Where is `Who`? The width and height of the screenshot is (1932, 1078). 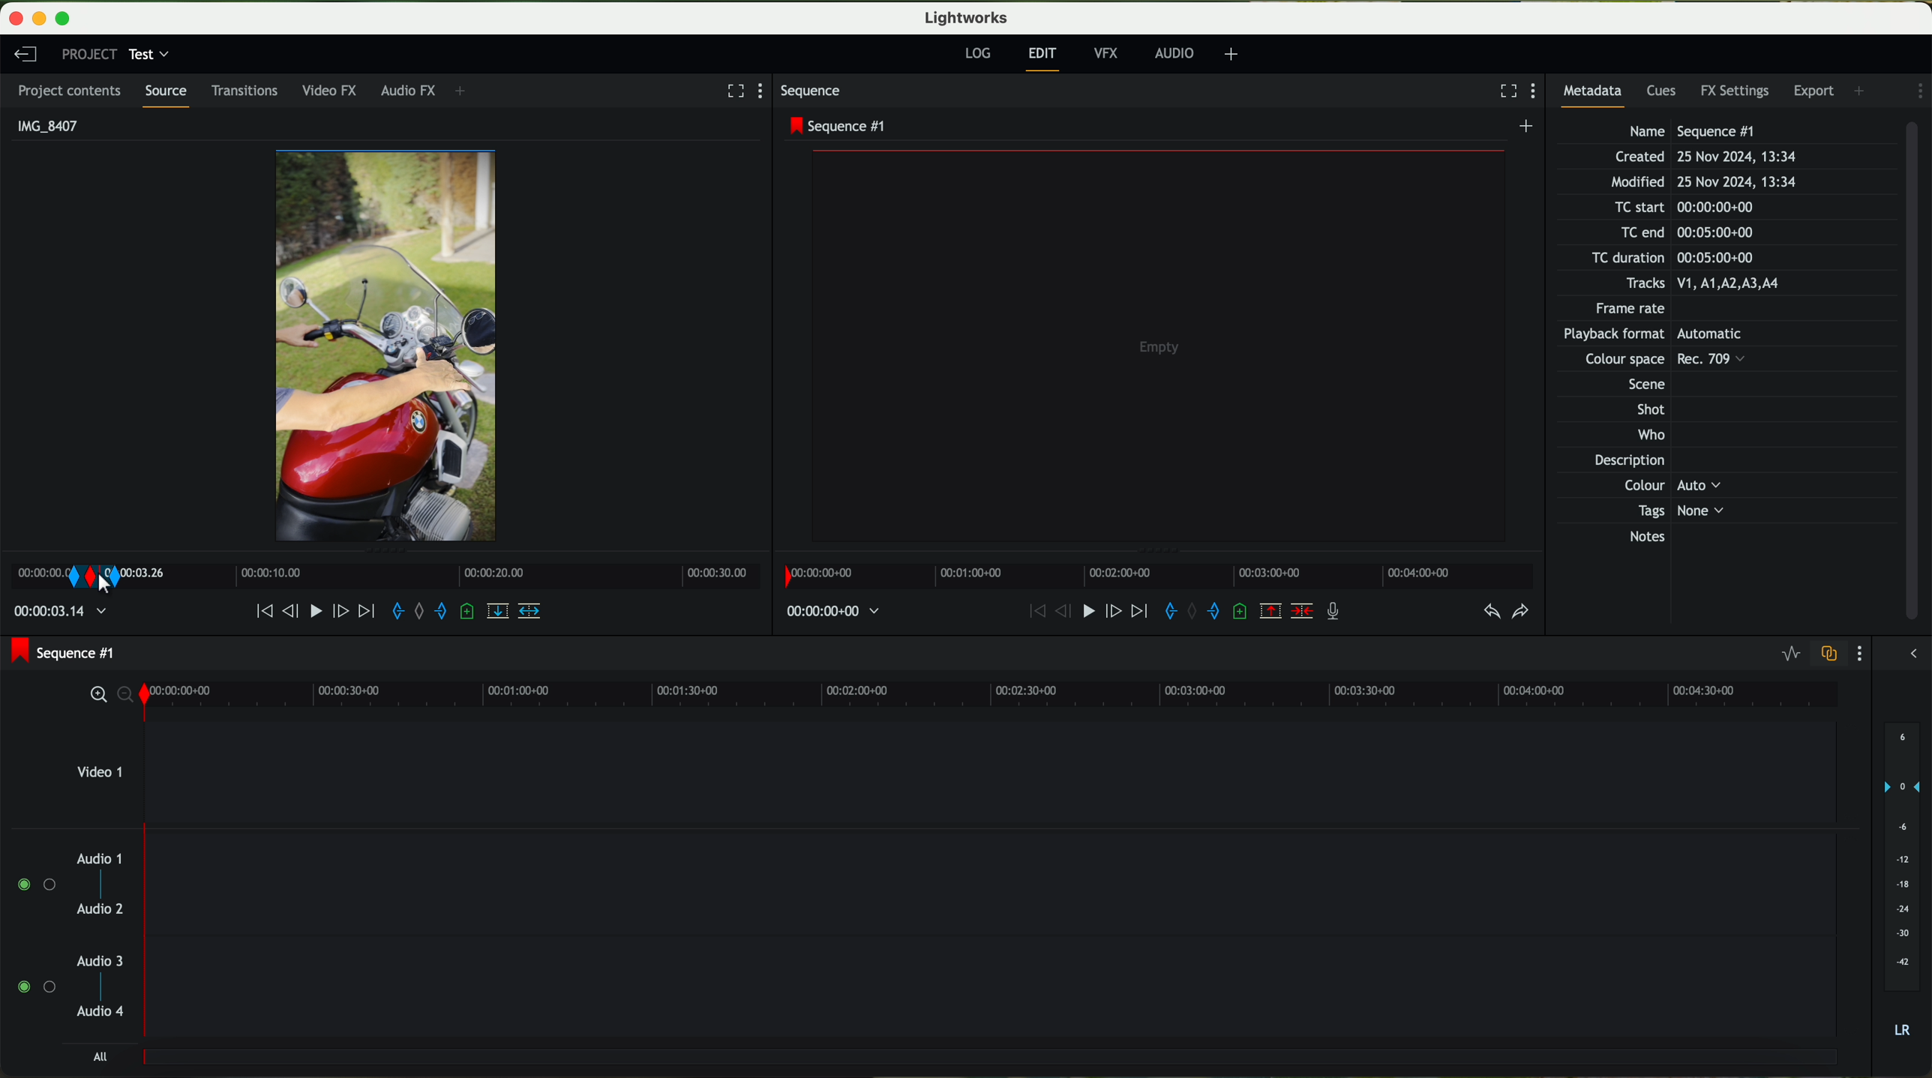
Who is located at coordinates (1648, 436).